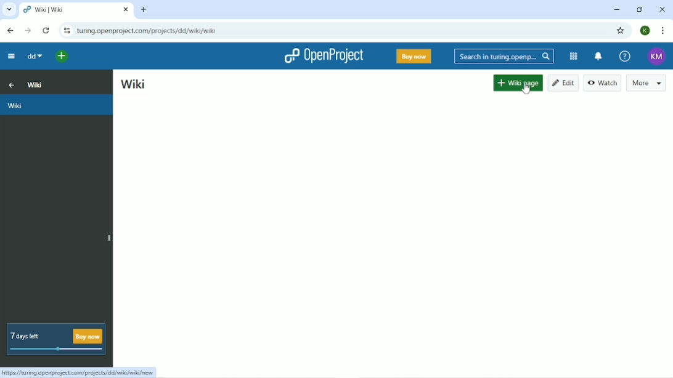 The width and height of the screenshot is (673, 378). Describe the element at coordinates (662, 10) in the screenshot. I see `Close` at that location.